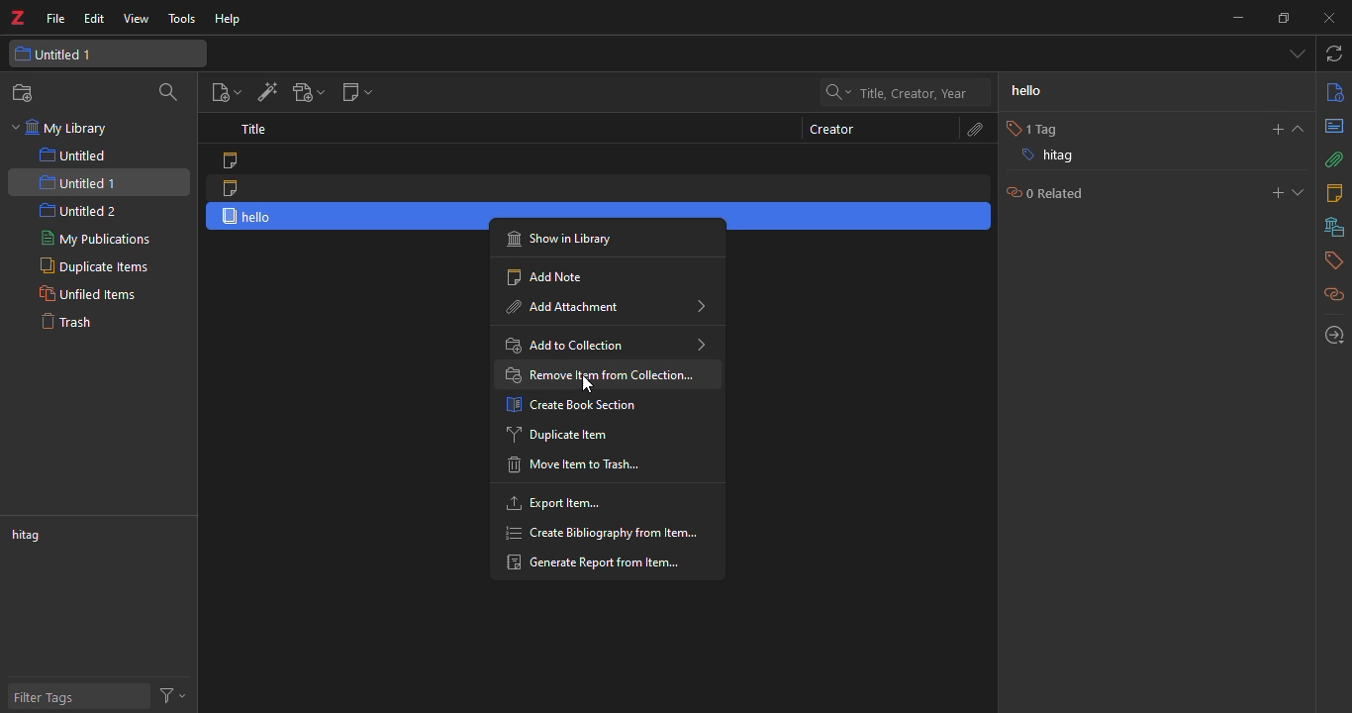  I want to click on generate report from item, so click(593, 564).